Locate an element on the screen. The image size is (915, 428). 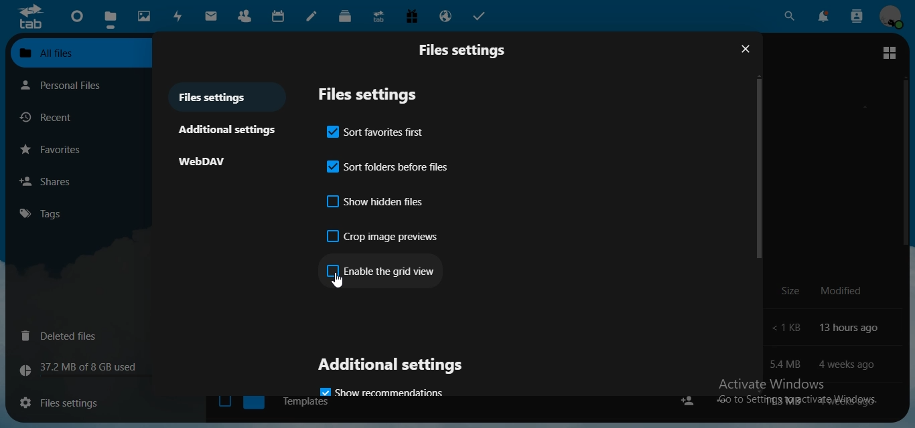
additional settings is located at coordinates (231, 130).